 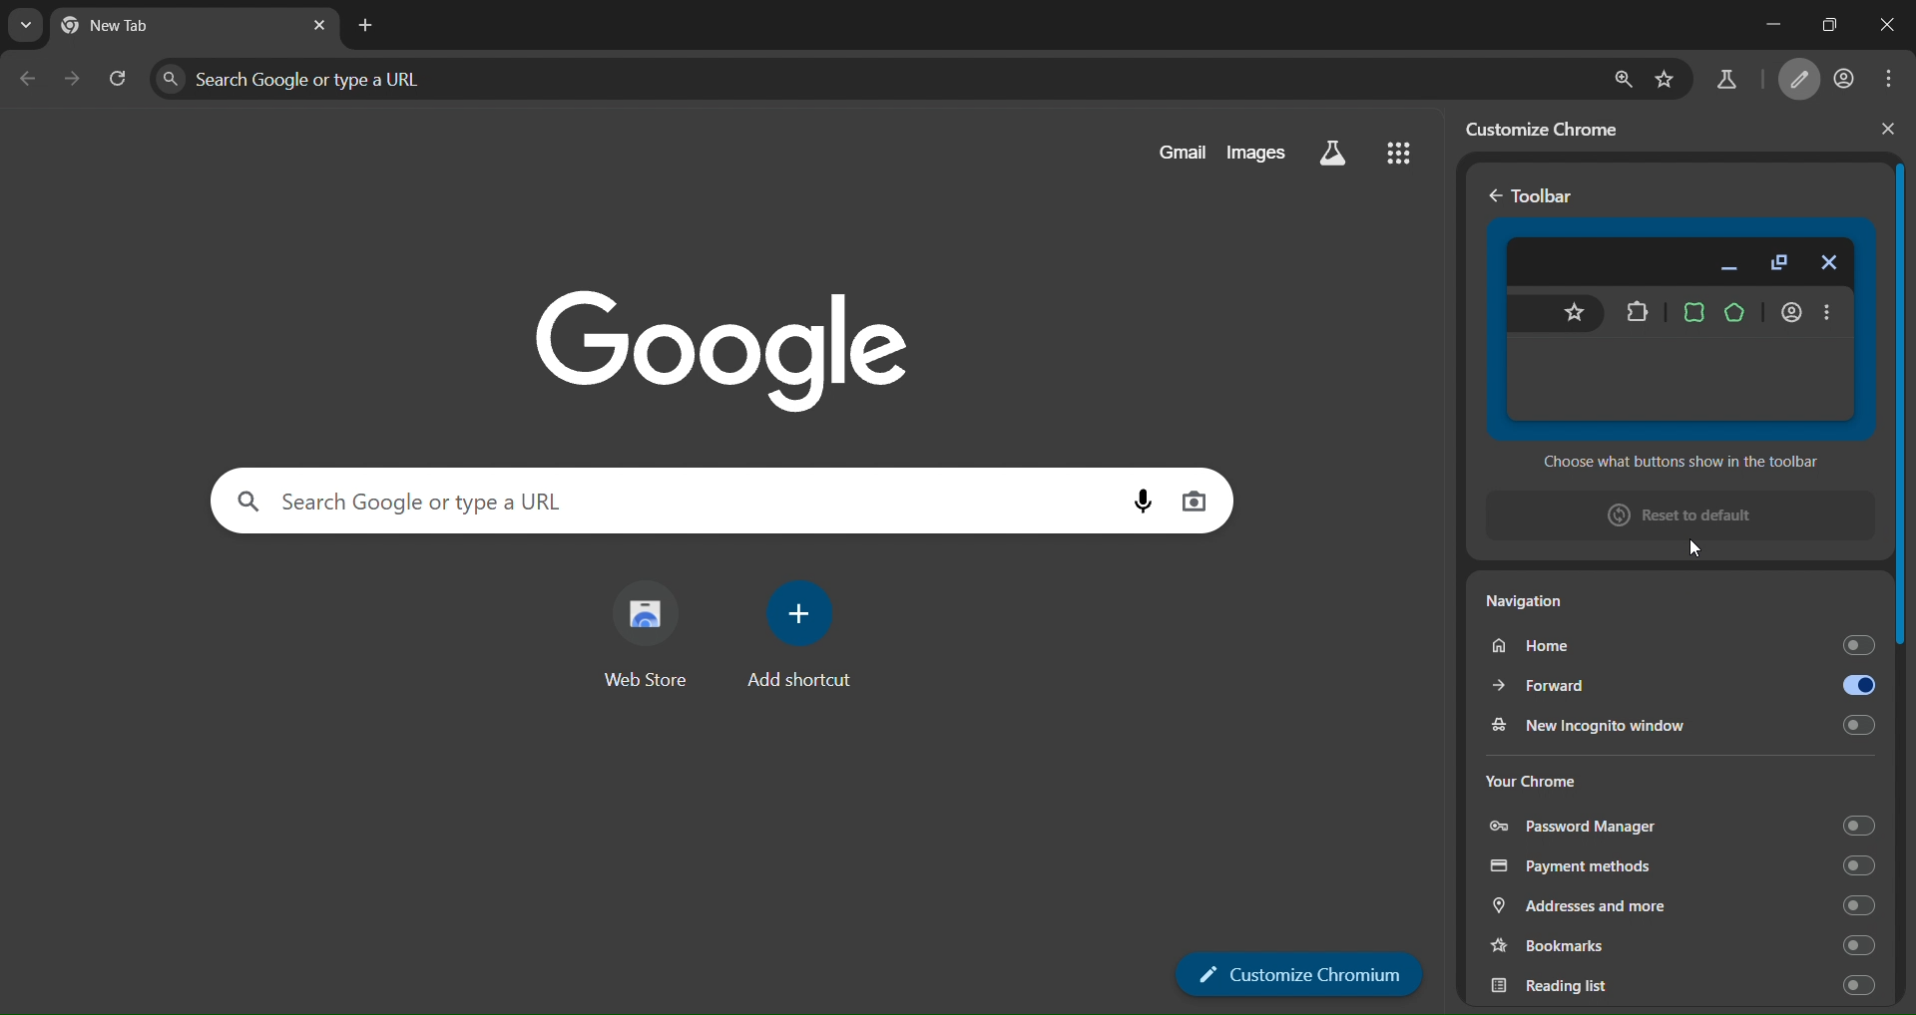 I want to click on images, so click(x=1253, y=153).